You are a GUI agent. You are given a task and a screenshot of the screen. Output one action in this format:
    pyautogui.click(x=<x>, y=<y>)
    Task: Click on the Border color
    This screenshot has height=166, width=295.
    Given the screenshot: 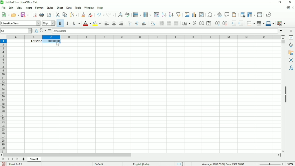 What is the action you would take?
    pyautogui.click(x=270, y=24)
    